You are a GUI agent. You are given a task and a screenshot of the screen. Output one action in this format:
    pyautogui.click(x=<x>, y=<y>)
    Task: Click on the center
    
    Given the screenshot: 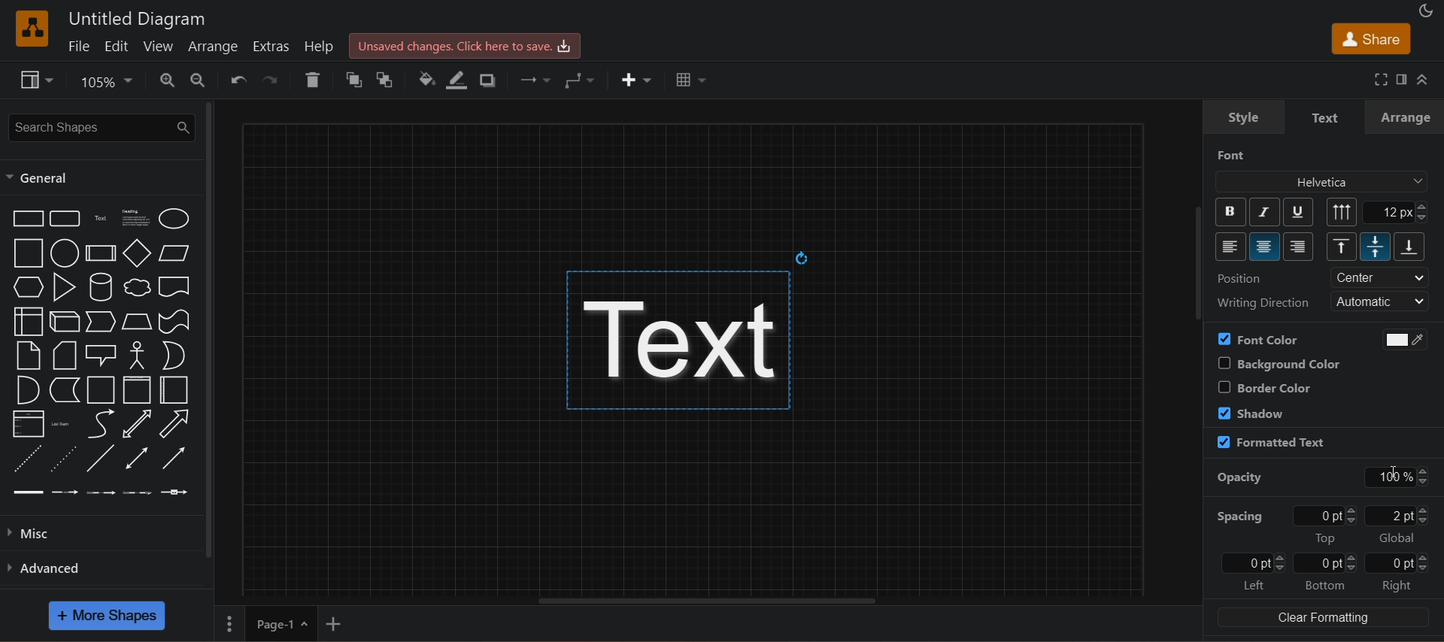 What is the action you would take?
    pyautogui.click(x=1266, y=247)
    